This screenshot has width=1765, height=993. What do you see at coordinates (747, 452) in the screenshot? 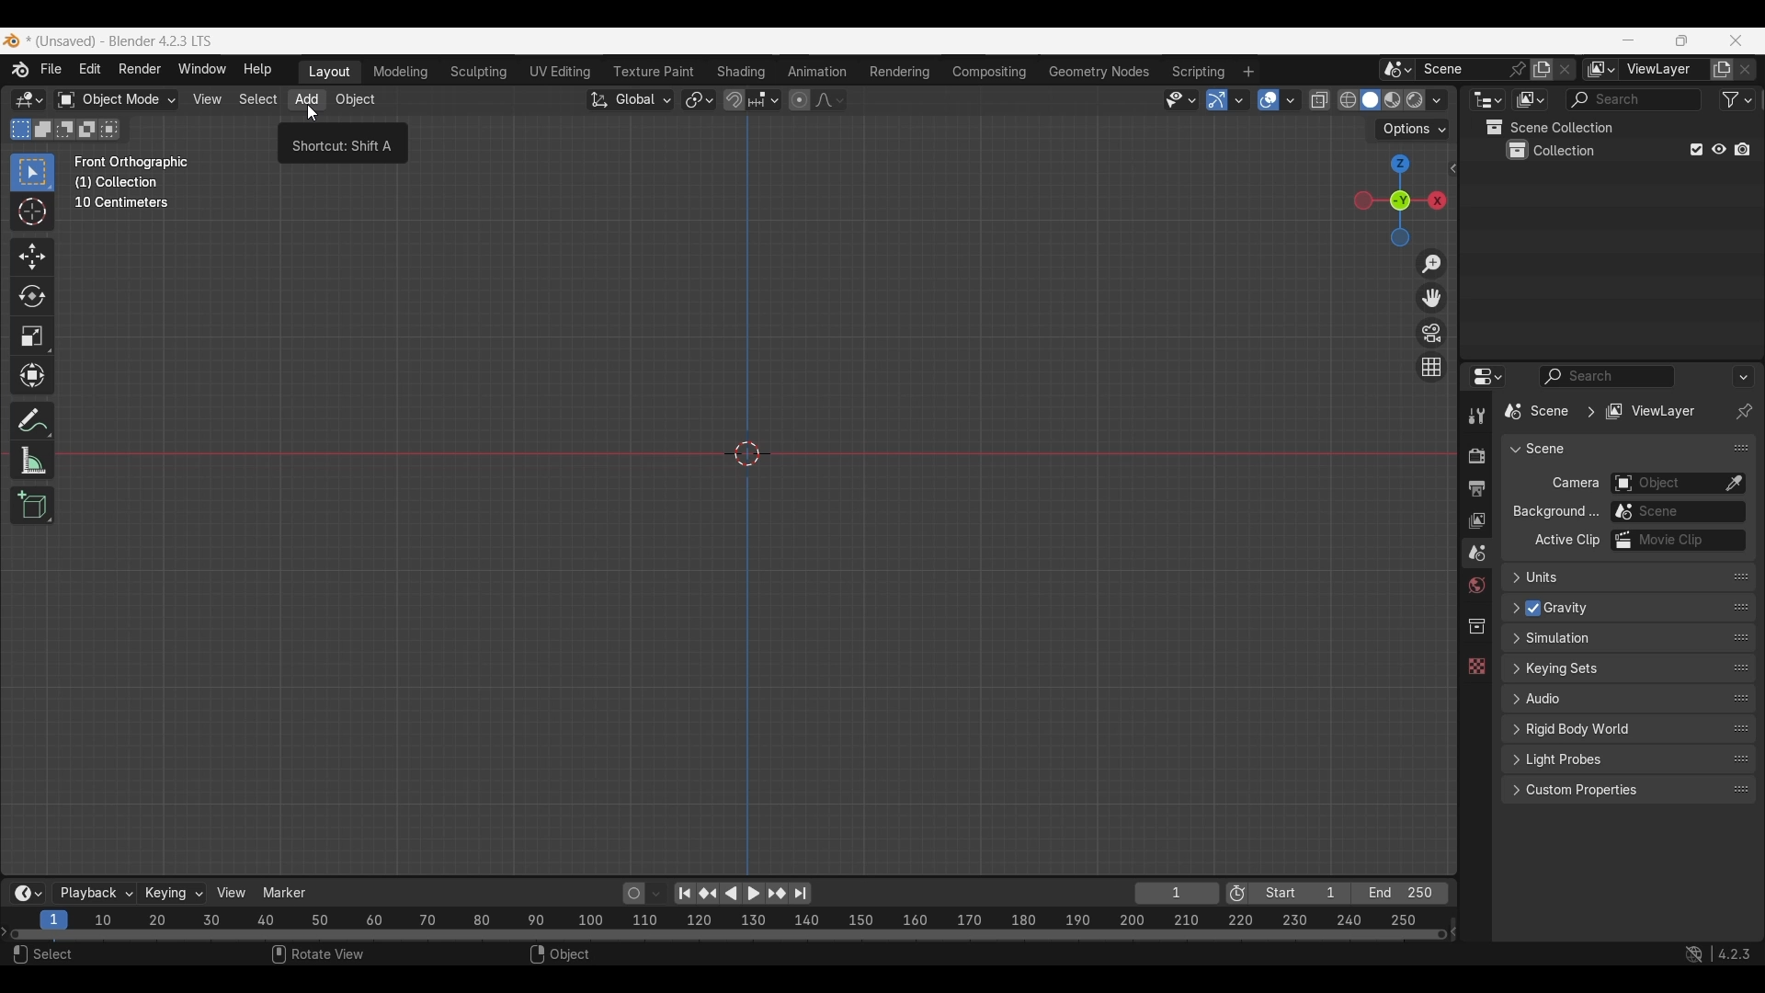
I see `Cursor at the center point of the frame` at bounding box center [747, 452].